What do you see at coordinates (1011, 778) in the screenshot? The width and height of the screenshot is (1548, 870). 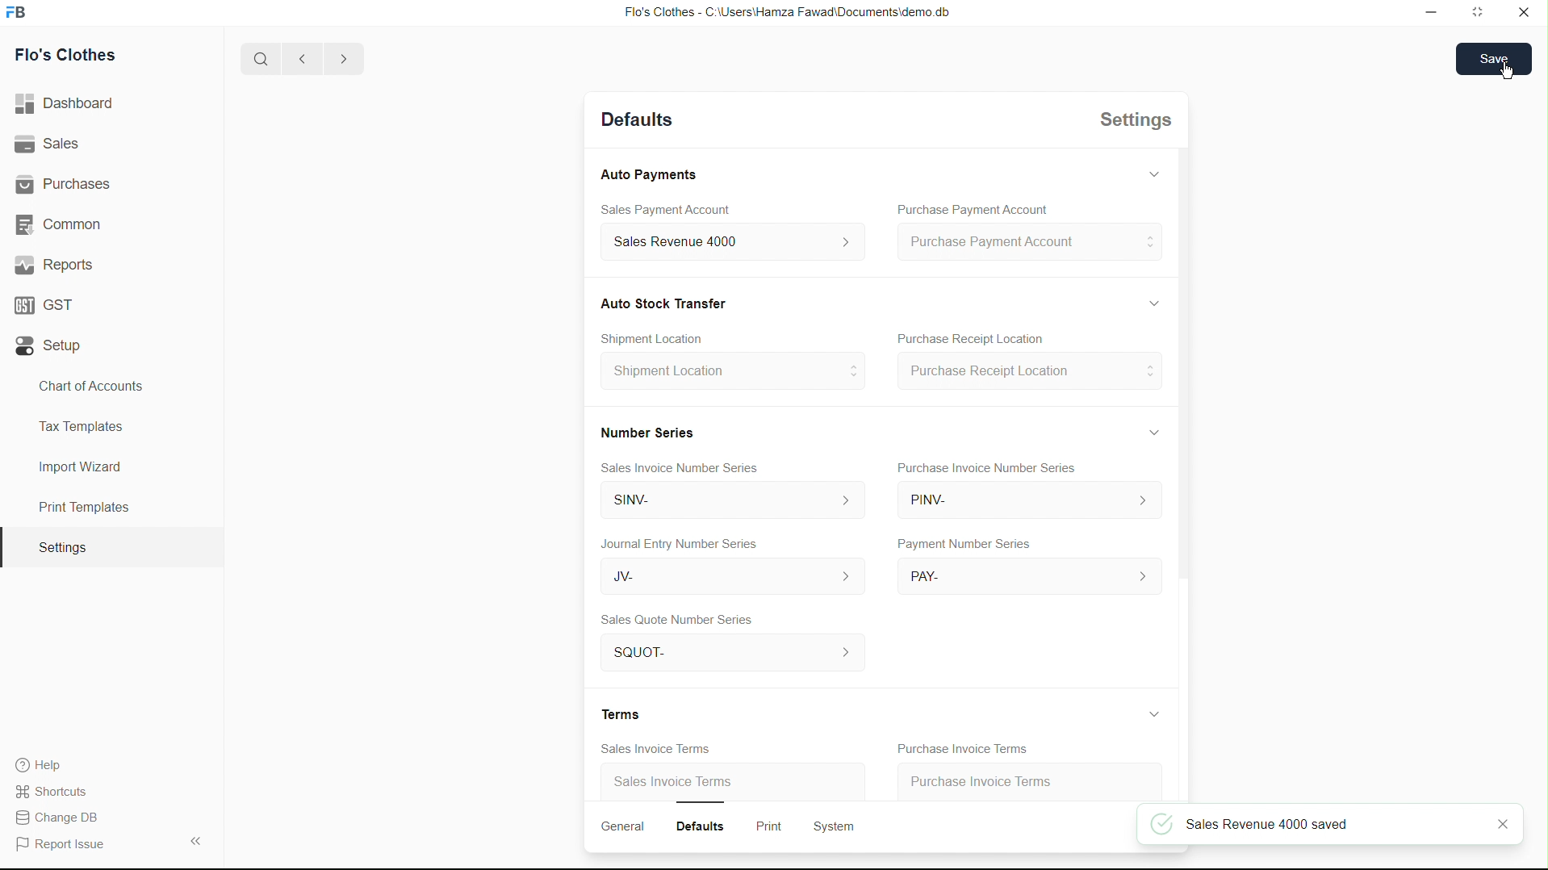 I see `Purchase Invoice Terms` at bounding box center [1011, 778].